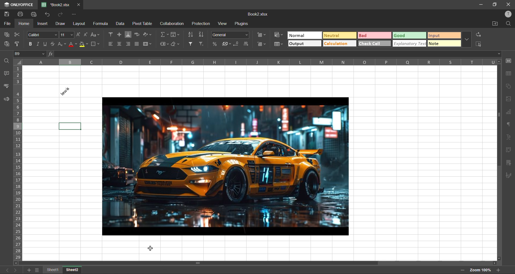  I want to click on align middle, so click(119, 35).